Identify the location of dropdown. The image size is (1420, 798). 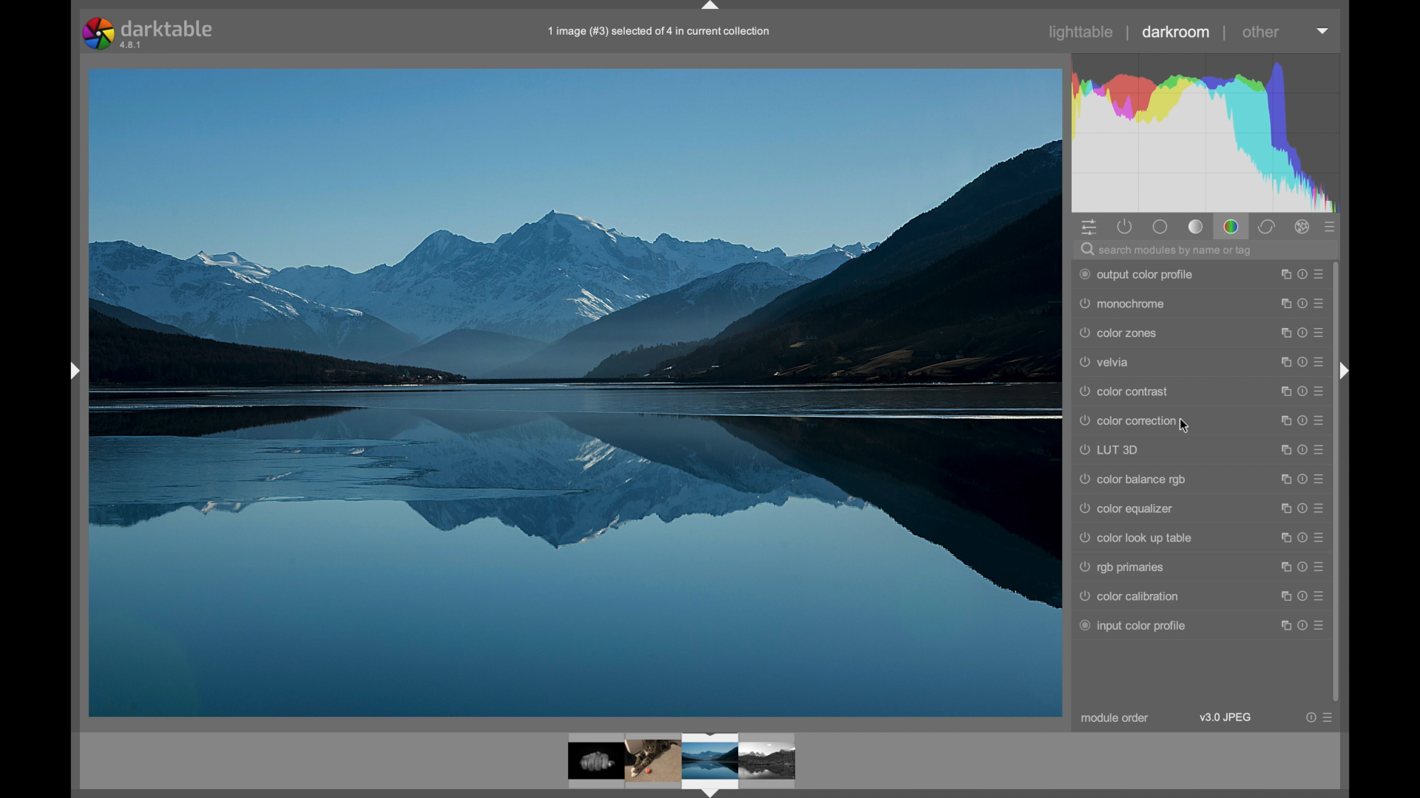
(1322, 31).